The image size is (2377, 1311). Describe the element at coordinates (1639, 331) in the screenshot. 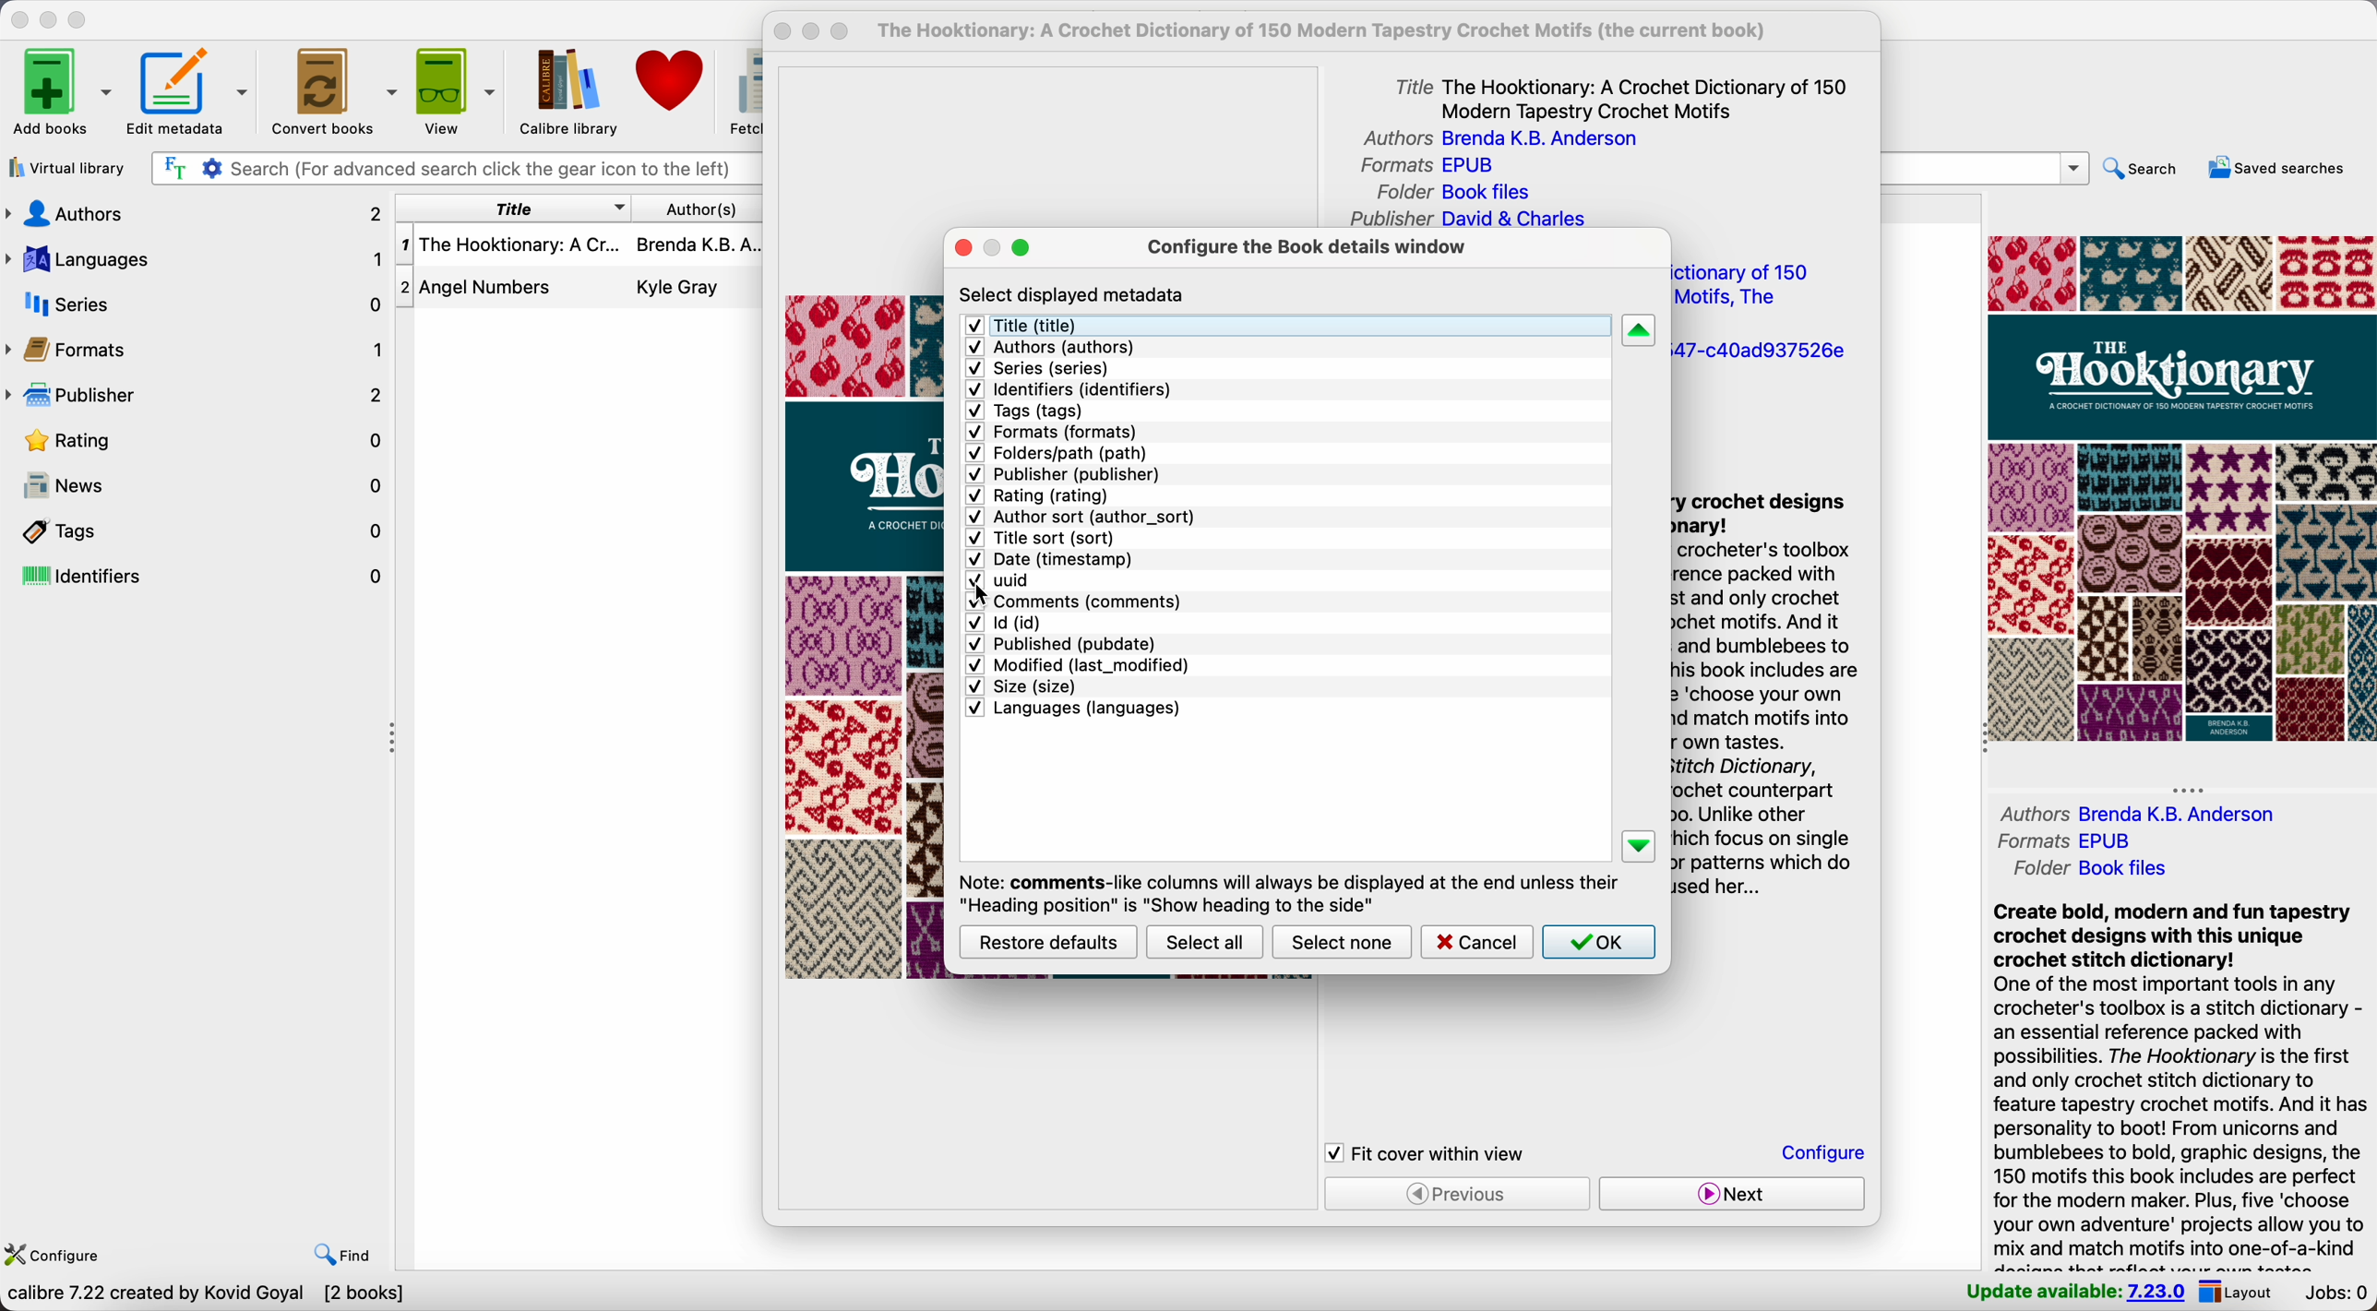

I see `up` at that location.